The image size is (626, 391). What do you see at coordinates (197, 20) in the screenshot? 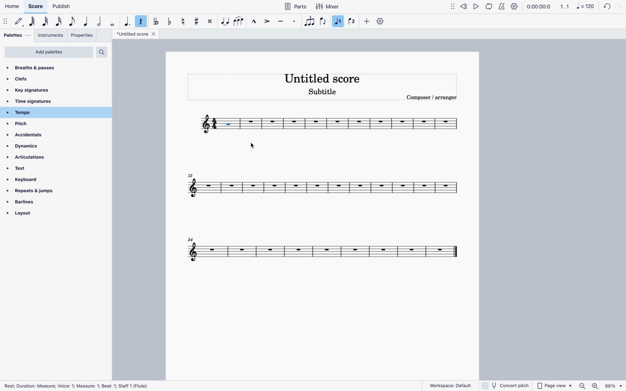
I see `toggle sharp` at bounding box center [197, 20].